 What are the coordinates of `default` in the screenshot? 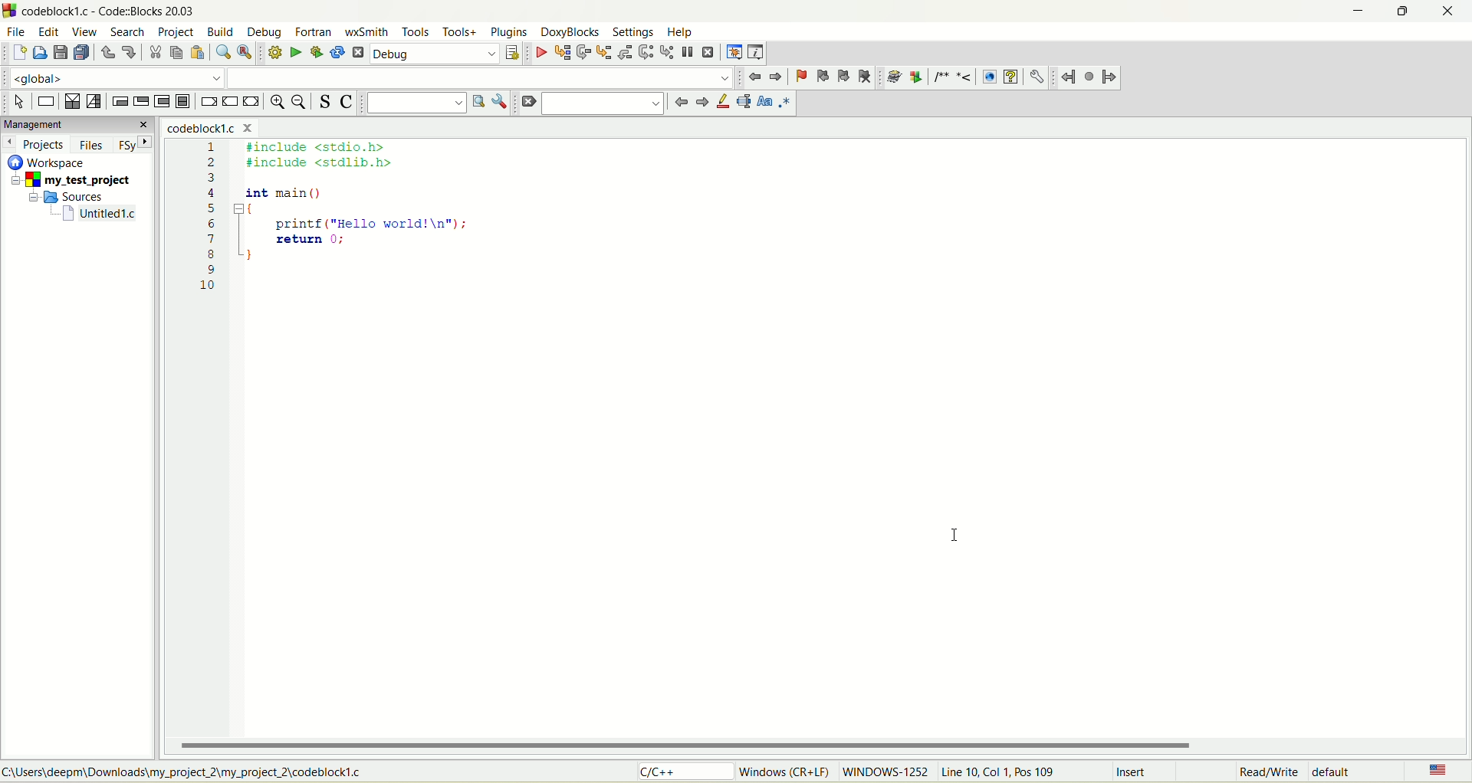 It's located at (1336, 771).